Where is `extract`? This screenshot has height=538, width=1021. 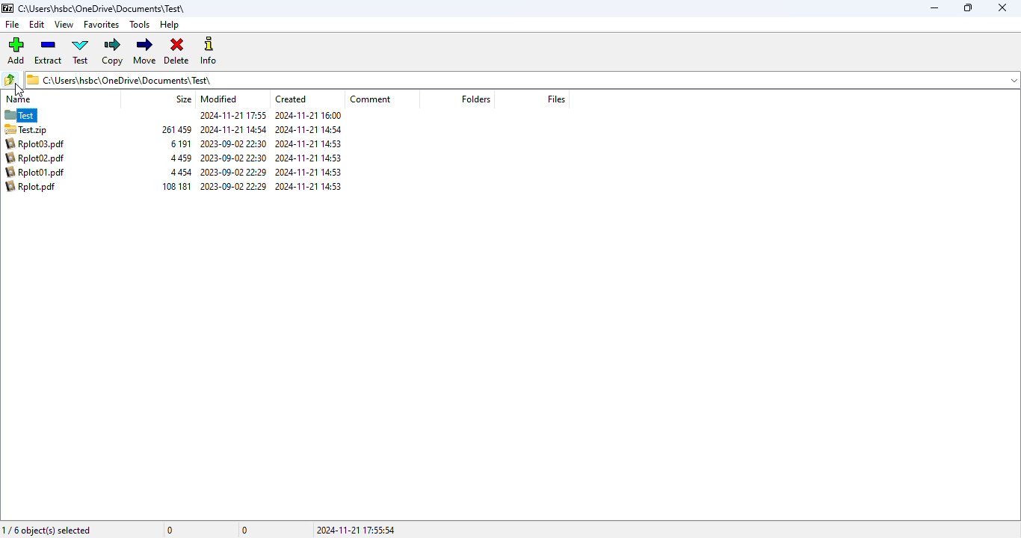
extract is located at coordinates (48, 52).